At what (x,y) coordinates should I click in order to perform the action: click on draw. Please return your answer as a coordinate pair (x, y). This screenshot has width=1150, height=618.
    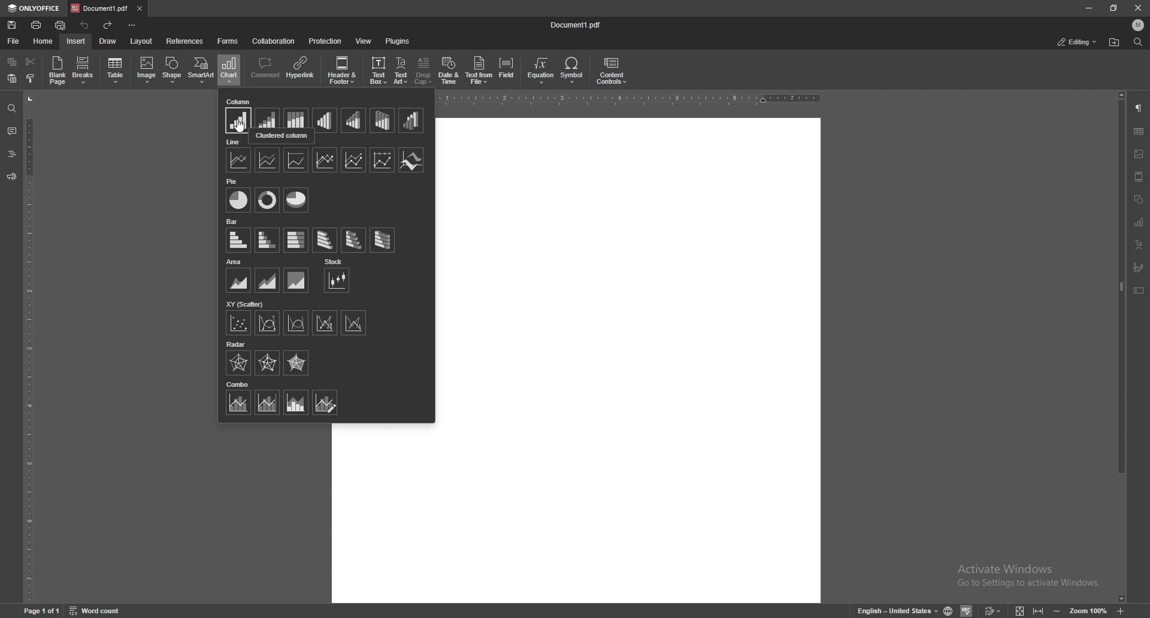
    Looking at the image, I should click on (109, 41).